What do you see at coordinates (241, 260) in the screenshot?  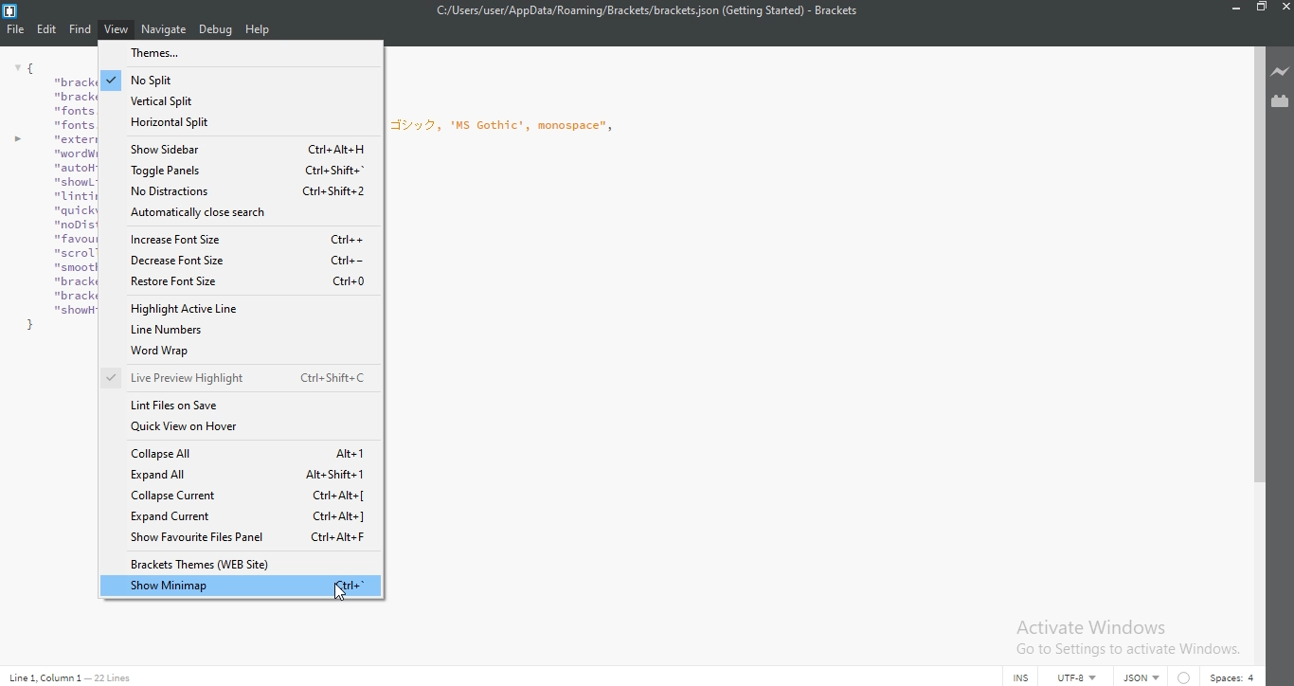 I see `decrease font size` at bounding box center [241, 260].